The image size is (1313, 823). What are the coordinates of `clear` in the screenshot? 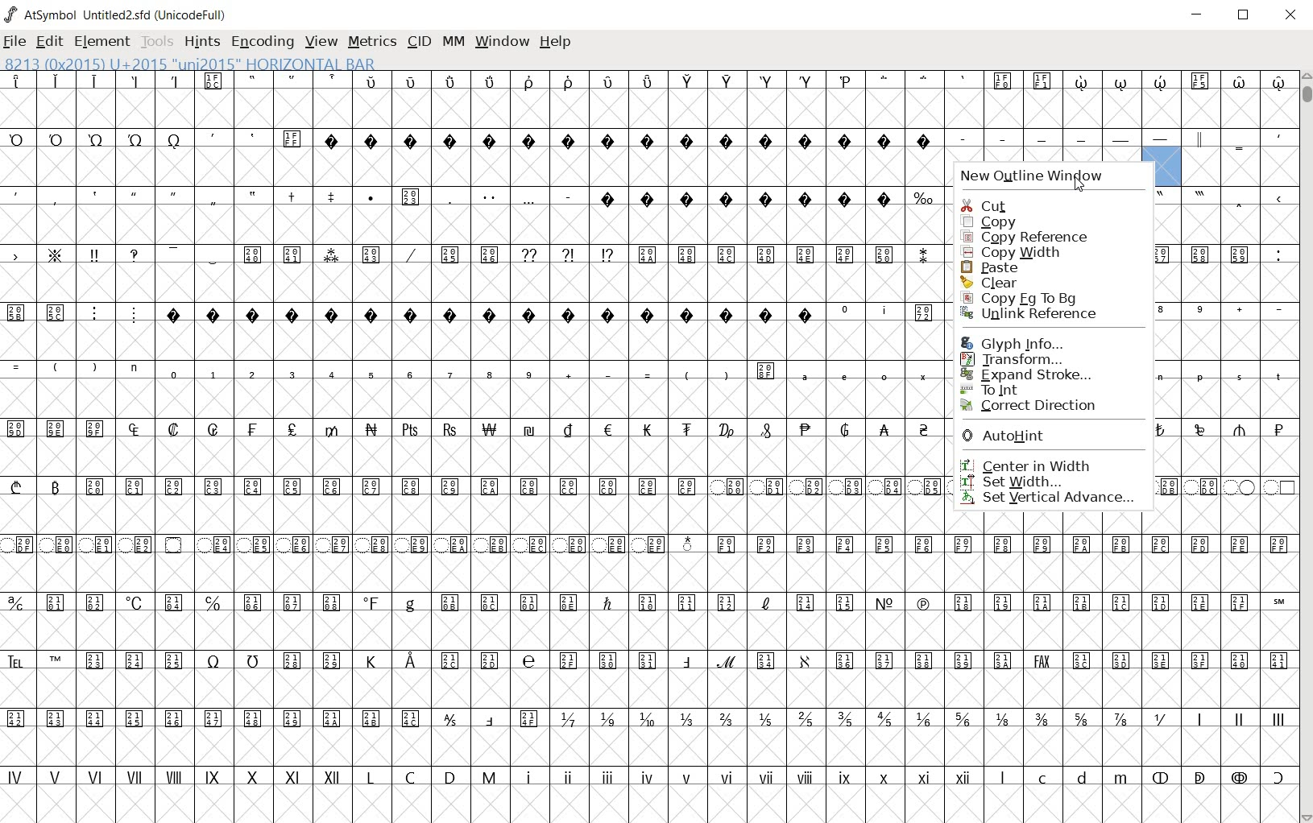 It's located at (1029, 282).